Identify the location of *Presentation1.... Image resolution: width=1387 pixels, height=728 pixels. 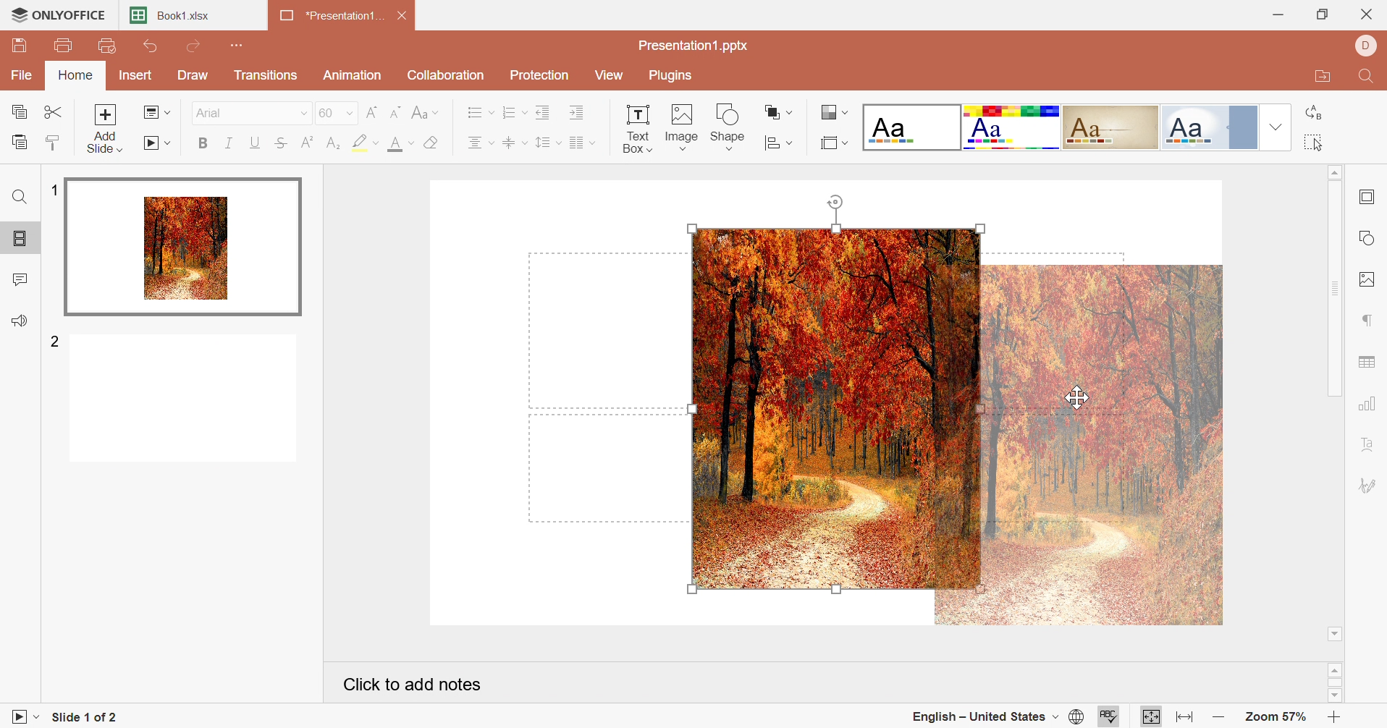
(332, 17).